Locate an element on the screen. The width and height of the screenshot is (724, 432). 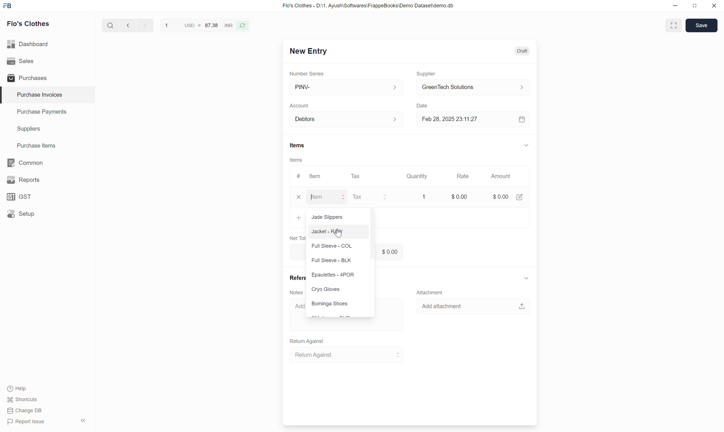
Reverse is located at coordinates (242, 26).